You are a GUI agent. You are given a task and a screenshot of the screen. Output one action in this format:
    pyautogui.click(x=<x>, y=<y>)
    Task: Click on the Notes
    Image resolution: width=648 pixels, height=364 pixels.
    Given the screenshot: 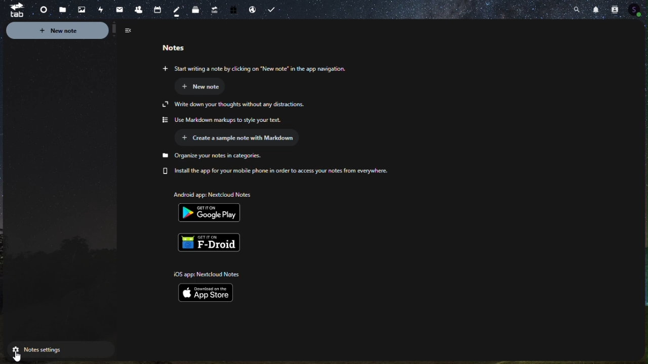 What is the action you would take?
    pyautogui.click(x=173, y=46)
    